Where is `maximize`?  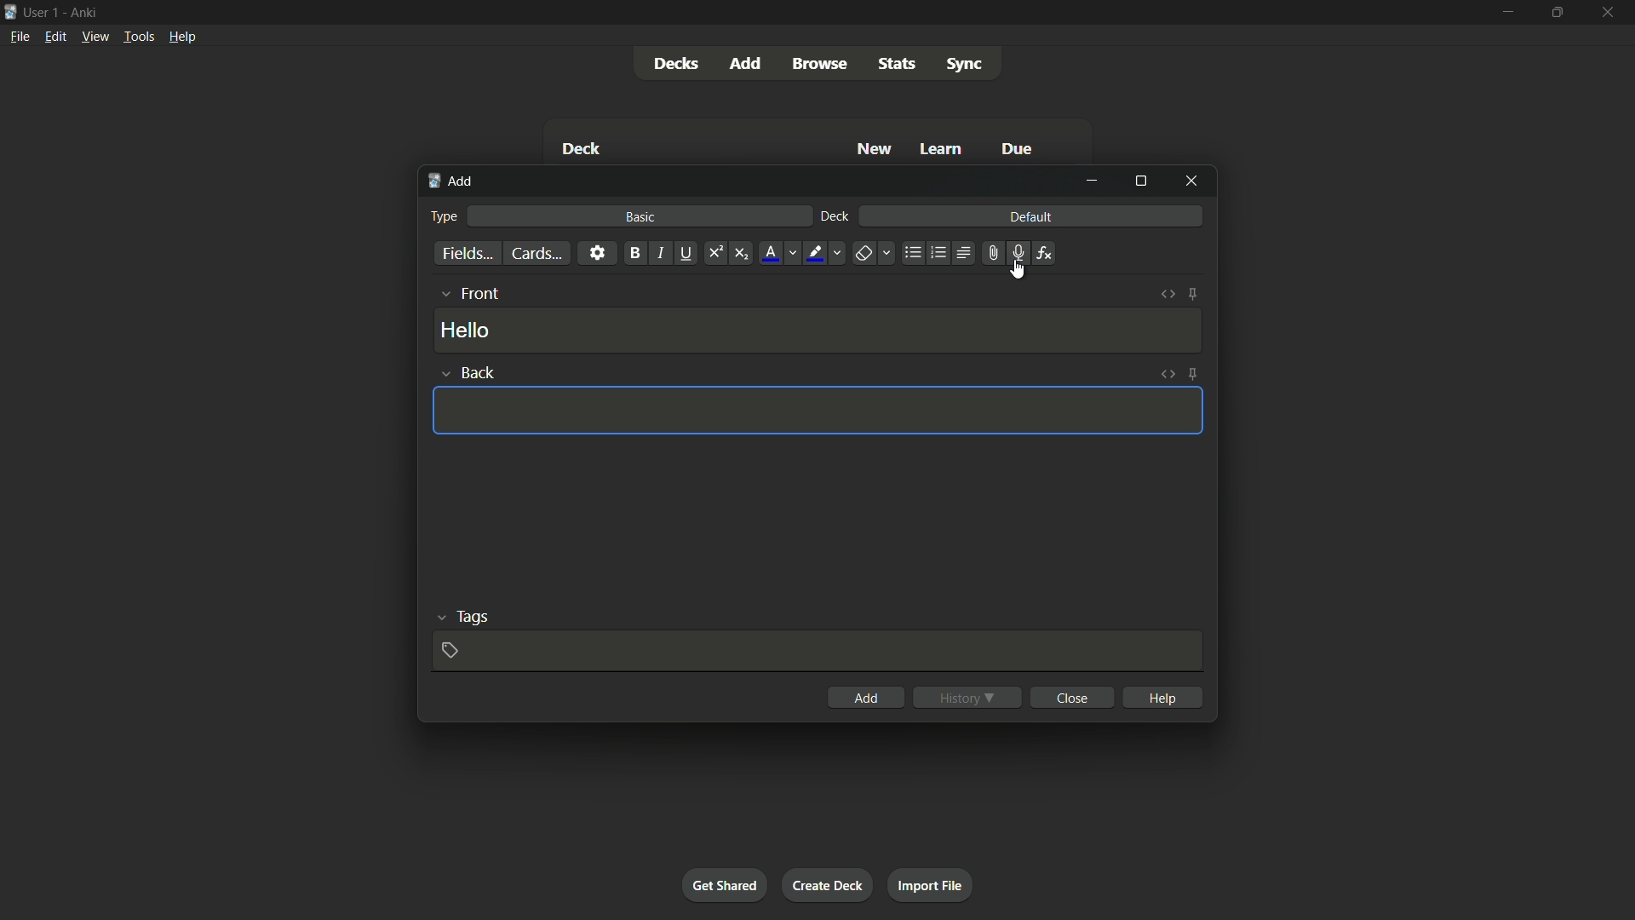 maximize is located at coordinates (1559, 13).